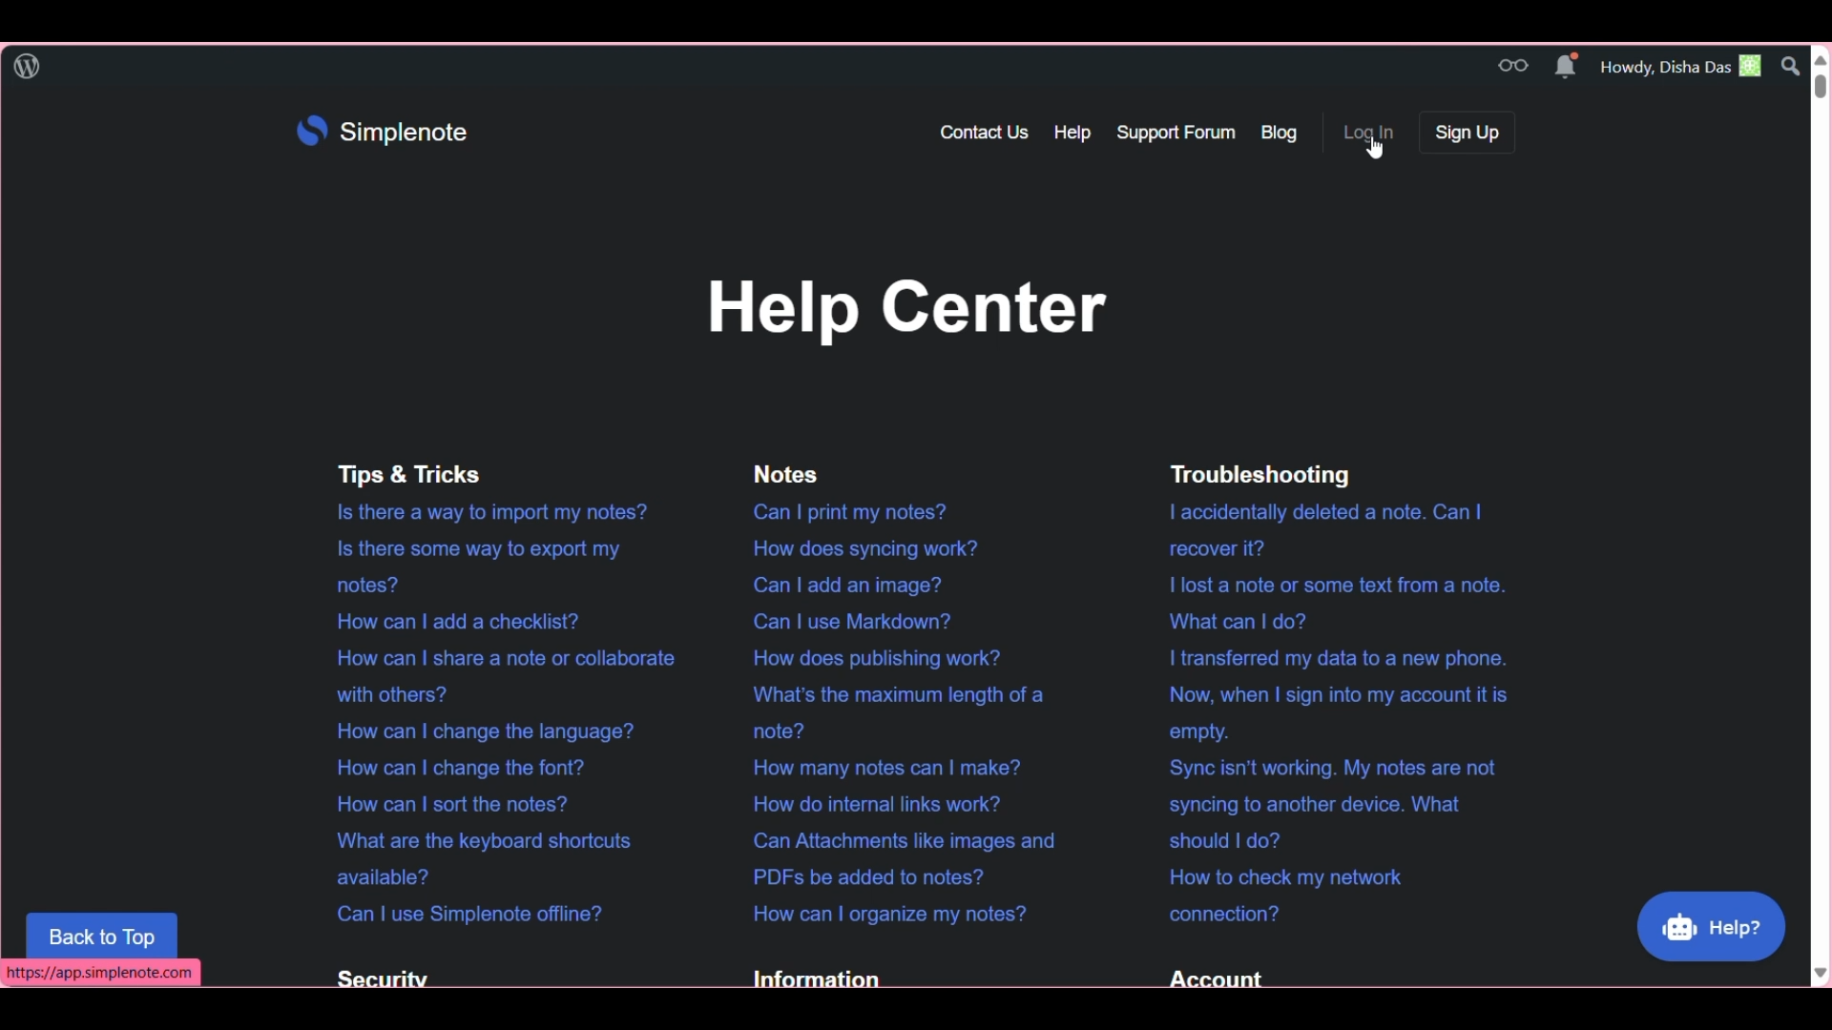 Image resolution: width=1832 pixels, height=1030 pixels. I want to click on Notes, so click(787, 471).